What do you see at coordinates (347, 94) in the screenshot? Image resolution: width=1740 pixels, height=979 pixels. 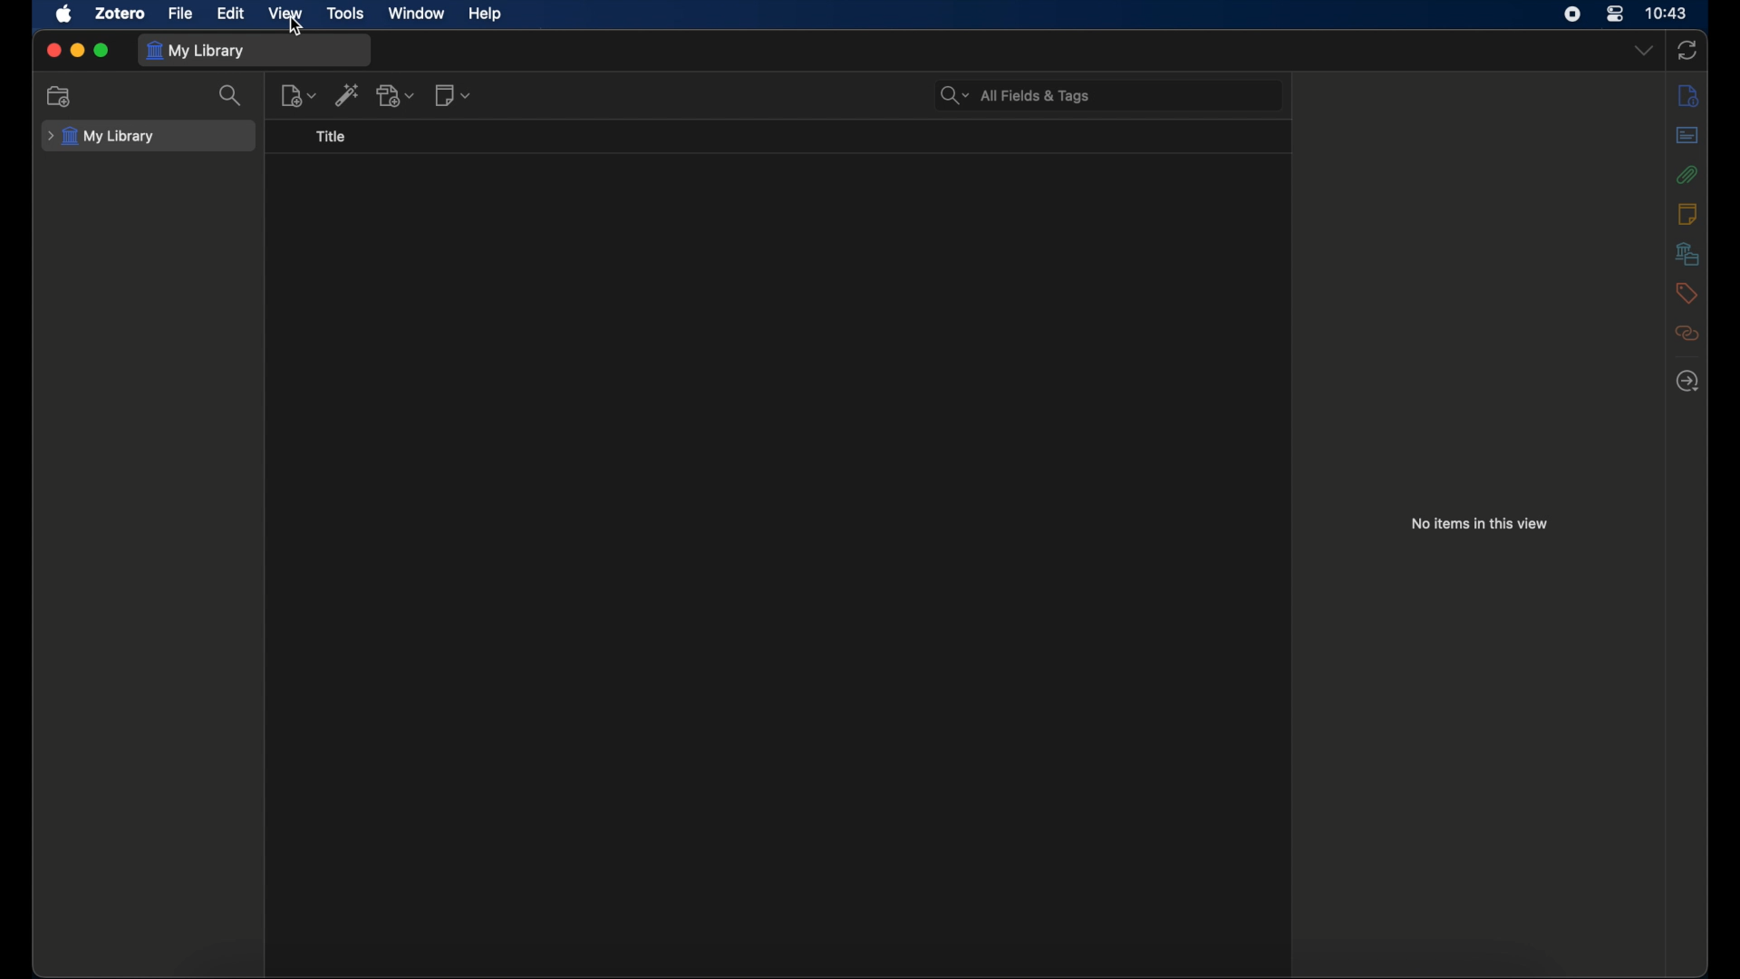 I see `add item by identifier` at bounding box center [347, 94].